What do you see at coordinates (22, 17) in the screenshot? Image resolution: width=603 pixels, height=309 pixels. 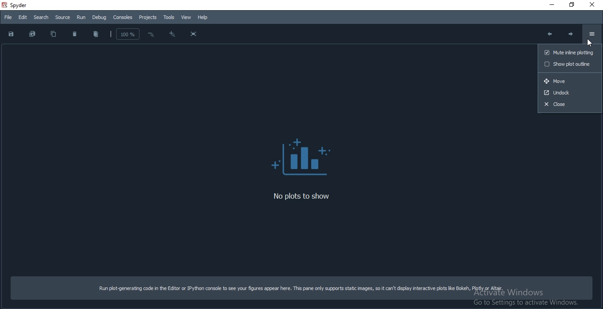 I see `Edit` at bounding box center [22, 17].